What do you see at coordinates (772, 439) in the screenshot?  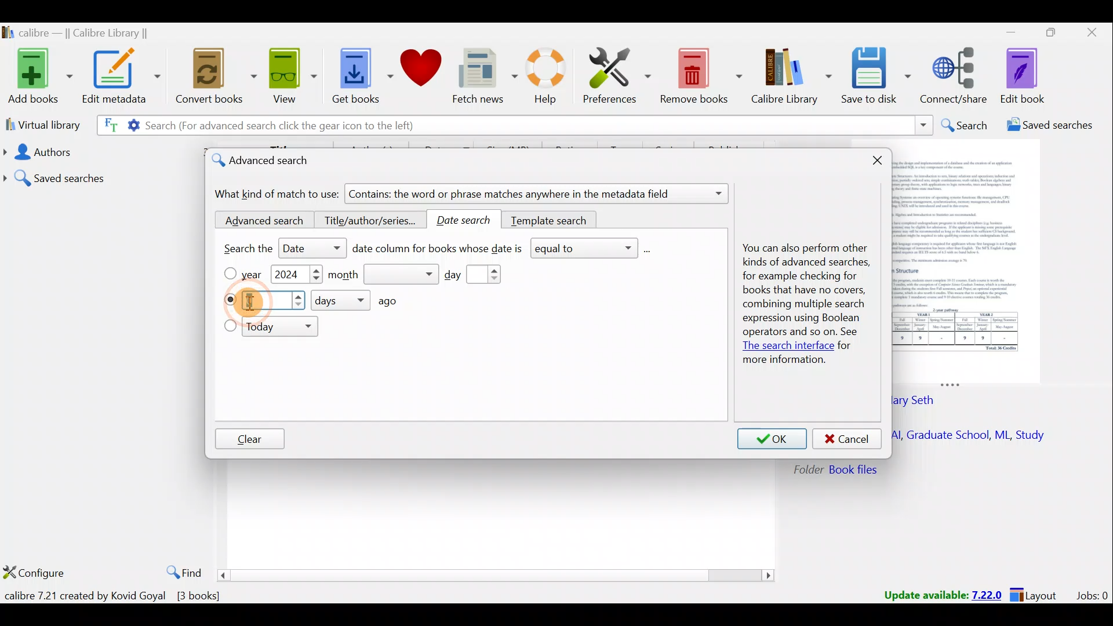 I see `OK` at bounding box center [772, 439].